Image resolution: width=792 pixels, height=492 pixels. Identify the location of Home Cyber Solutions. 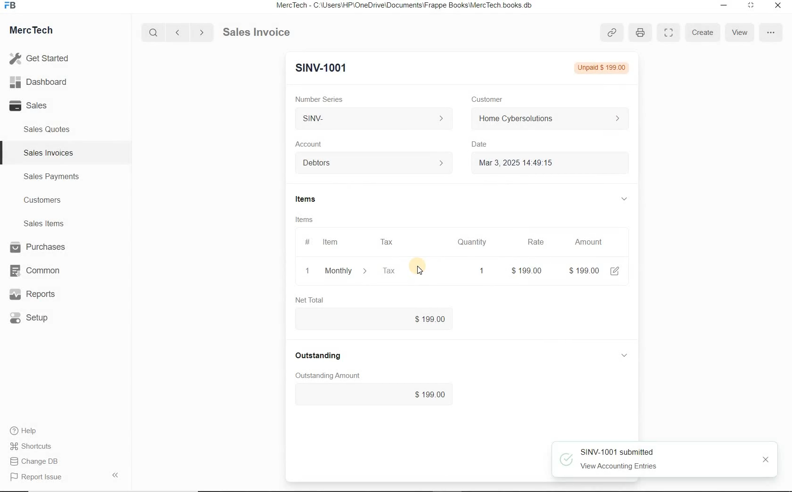
(545, 119).